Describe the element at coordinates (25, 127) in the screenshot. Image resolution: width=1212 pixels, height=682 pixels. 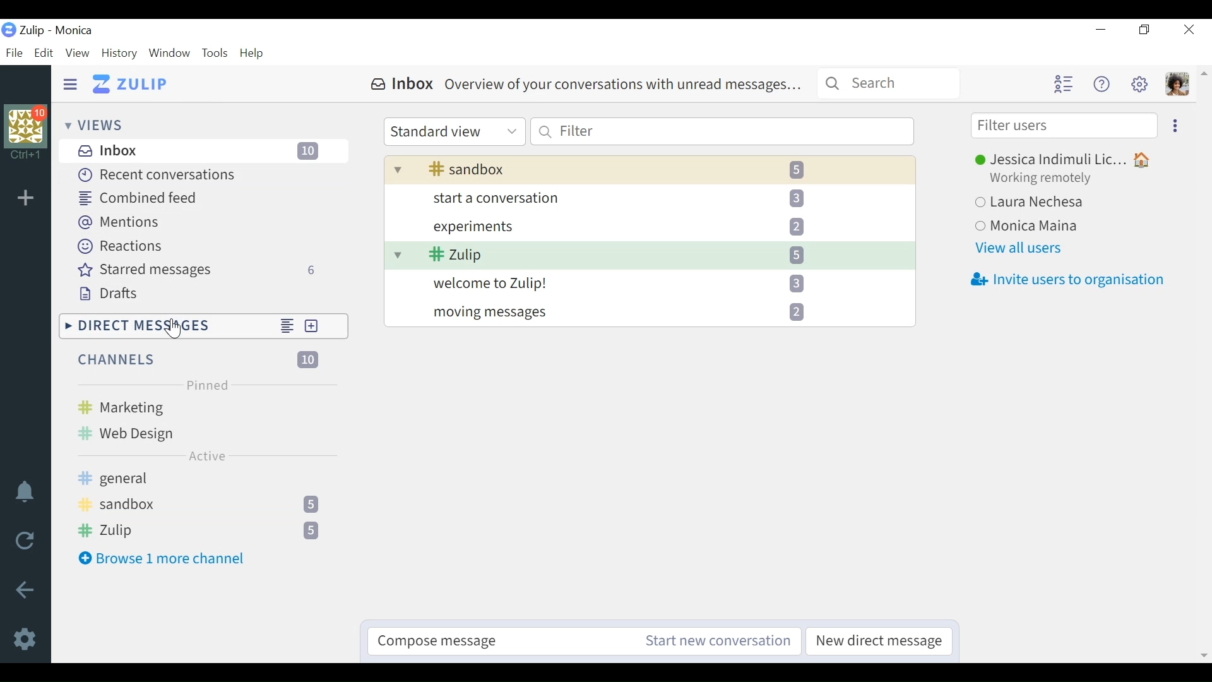
I see `Organisation profile photo` at that location.